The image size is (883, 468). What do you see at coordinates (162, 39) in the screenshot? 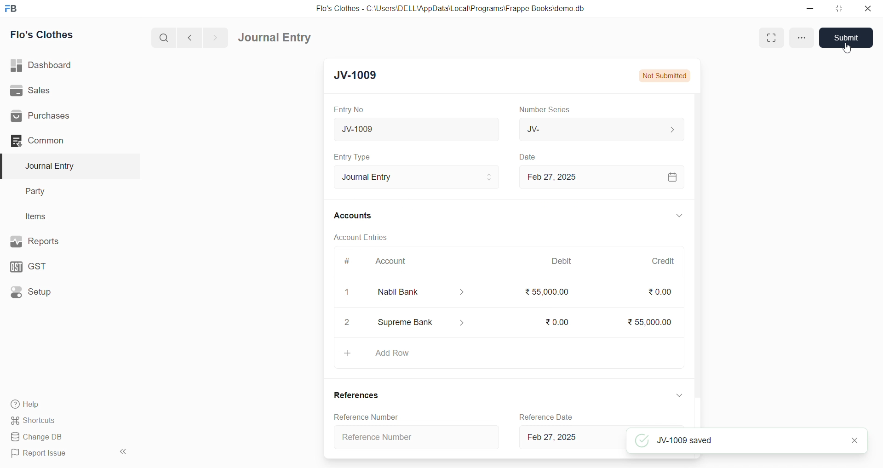
I see `search` at bounding box center [162, 39].